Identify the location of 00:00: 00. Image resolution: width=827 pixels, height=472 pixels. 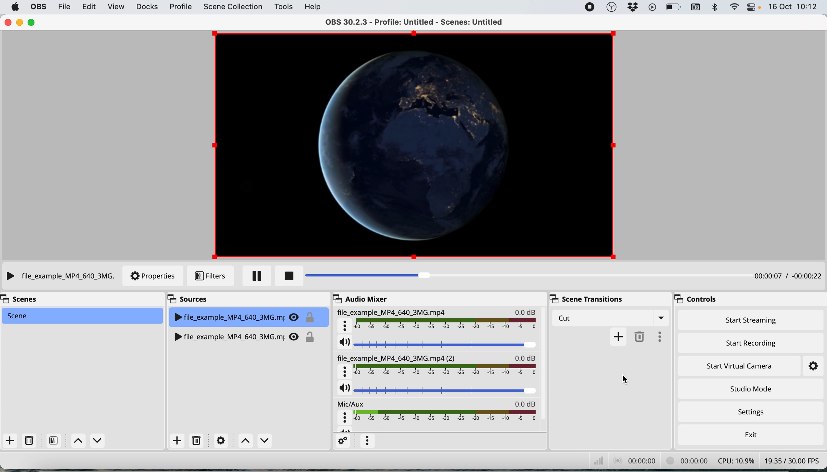
(635, 462).